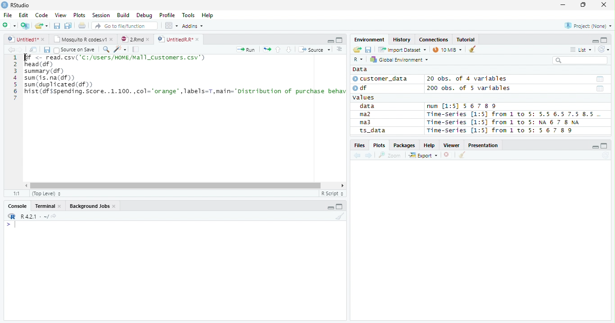 The height and width of the screenshot is (323, 615). Describe the element at coordinates (15, 79) in the screenshot. I see `Row Number` at that location.